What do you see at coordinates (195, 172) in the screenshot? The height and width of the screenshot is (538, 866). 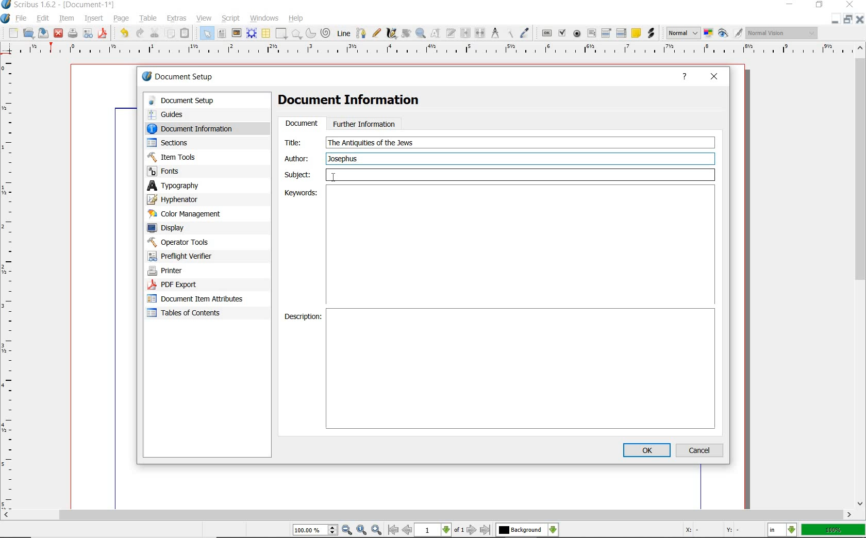 I see `fonts` at bounding box center [195, 172].